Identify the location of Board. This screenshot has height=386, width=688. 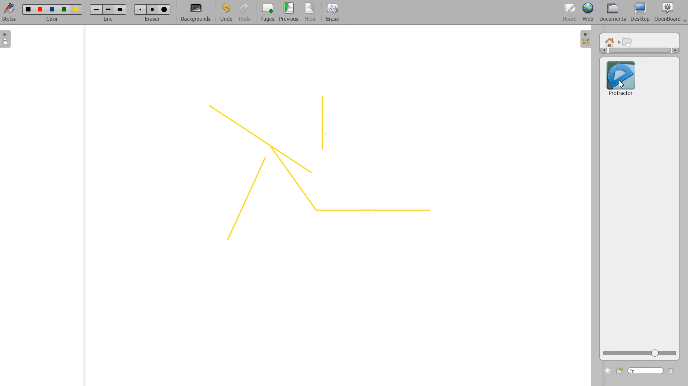
(570, 13).